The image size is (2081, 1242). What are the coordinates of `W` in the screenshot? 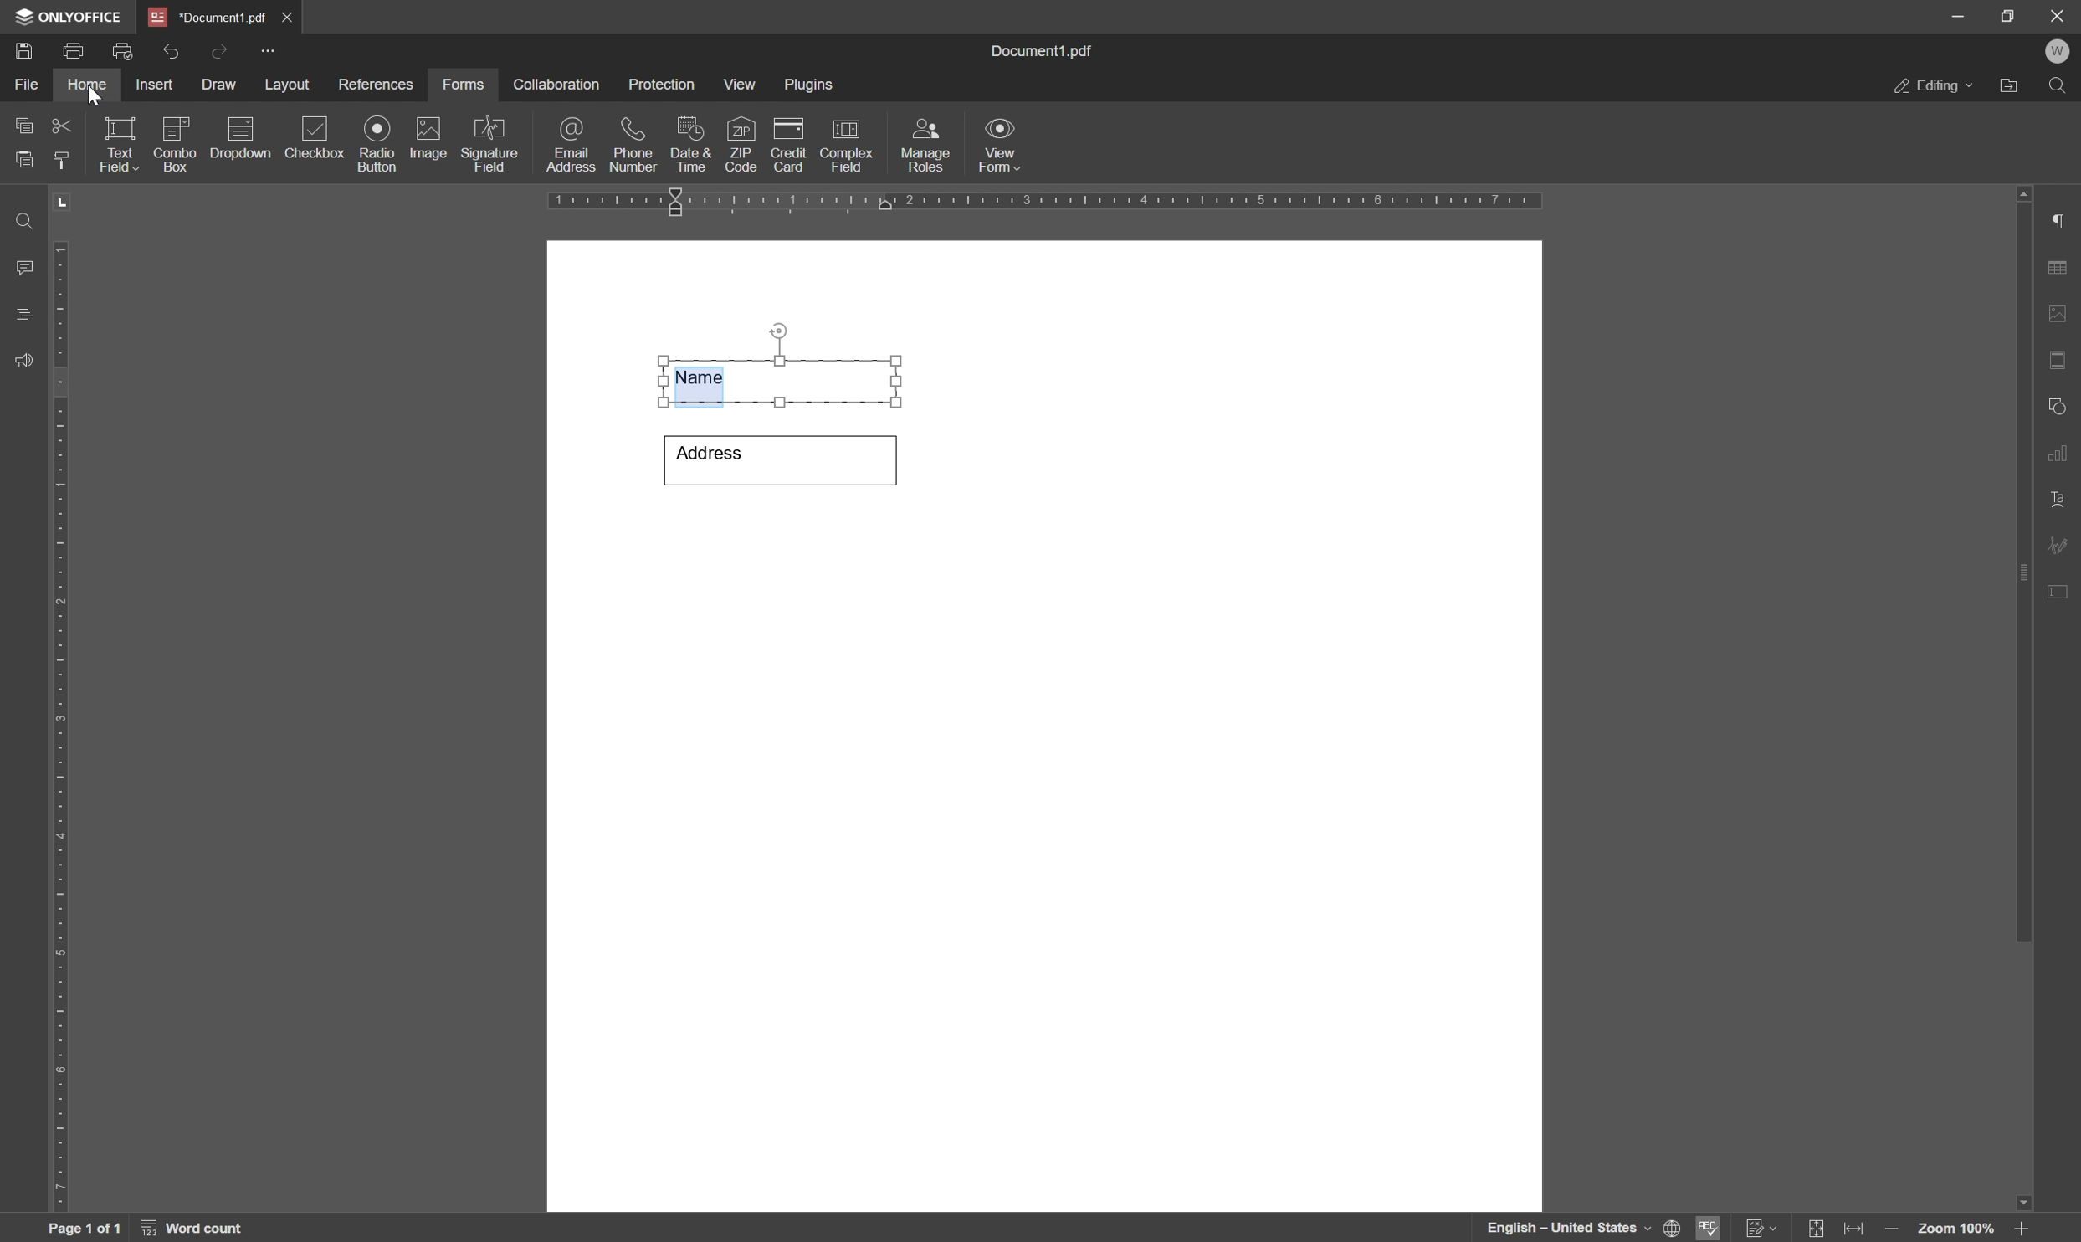 It's located at (2060, 51).